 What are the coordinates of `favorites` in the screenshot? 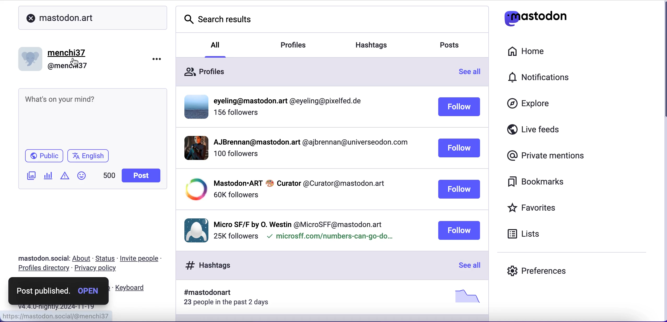 It's located at (532, 206).